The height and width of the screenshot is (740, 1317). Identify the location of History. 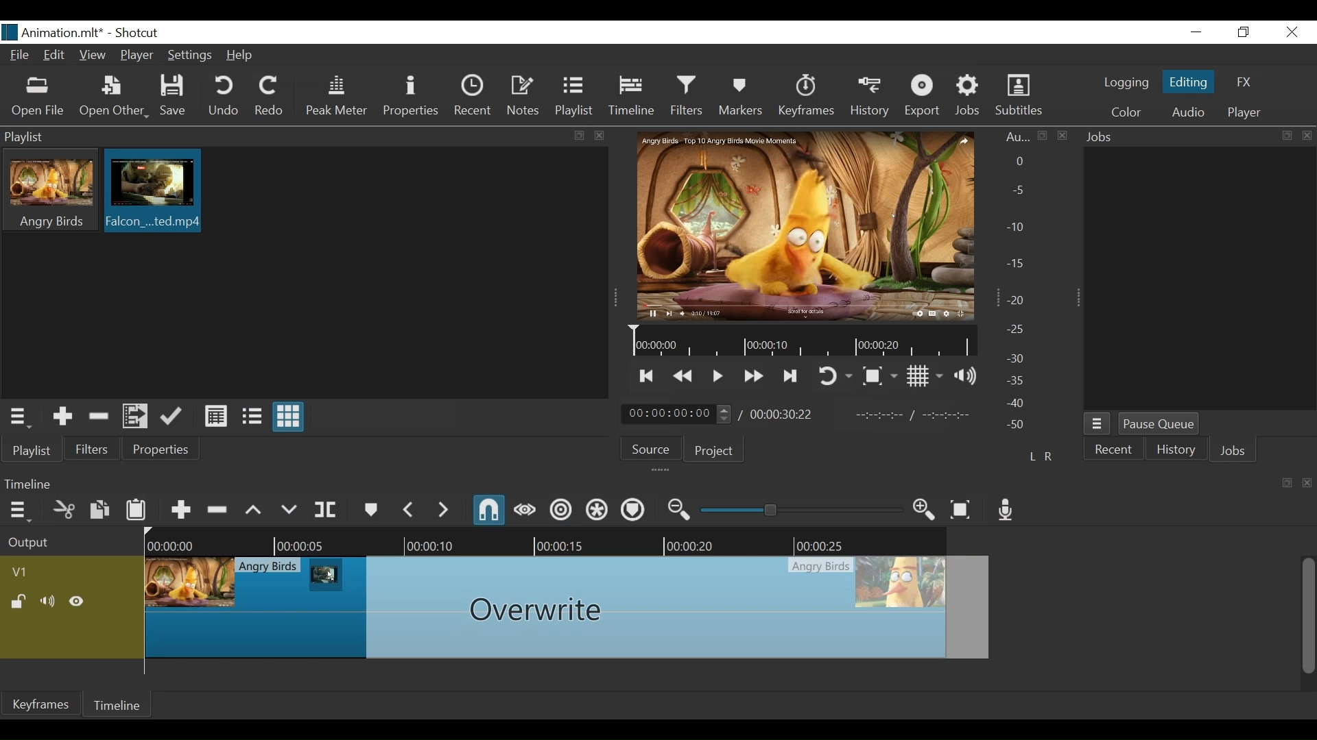
(870, 98).